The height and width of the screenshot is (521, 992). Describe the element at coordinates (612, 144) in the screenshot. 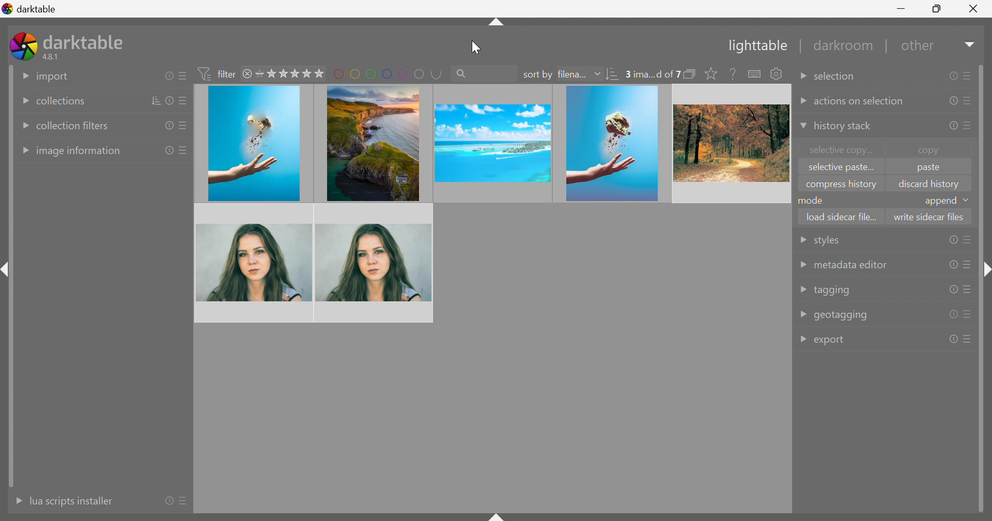

I see `image` at that location.